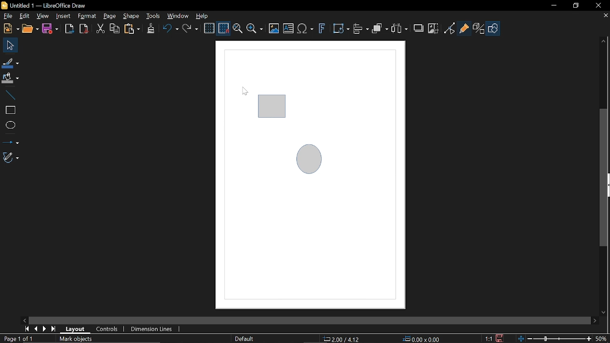 The width and height of the screenshot is (610, 343). Describe the element at coordinates (69, 30) in the screenshot. I see `Export` at that location.